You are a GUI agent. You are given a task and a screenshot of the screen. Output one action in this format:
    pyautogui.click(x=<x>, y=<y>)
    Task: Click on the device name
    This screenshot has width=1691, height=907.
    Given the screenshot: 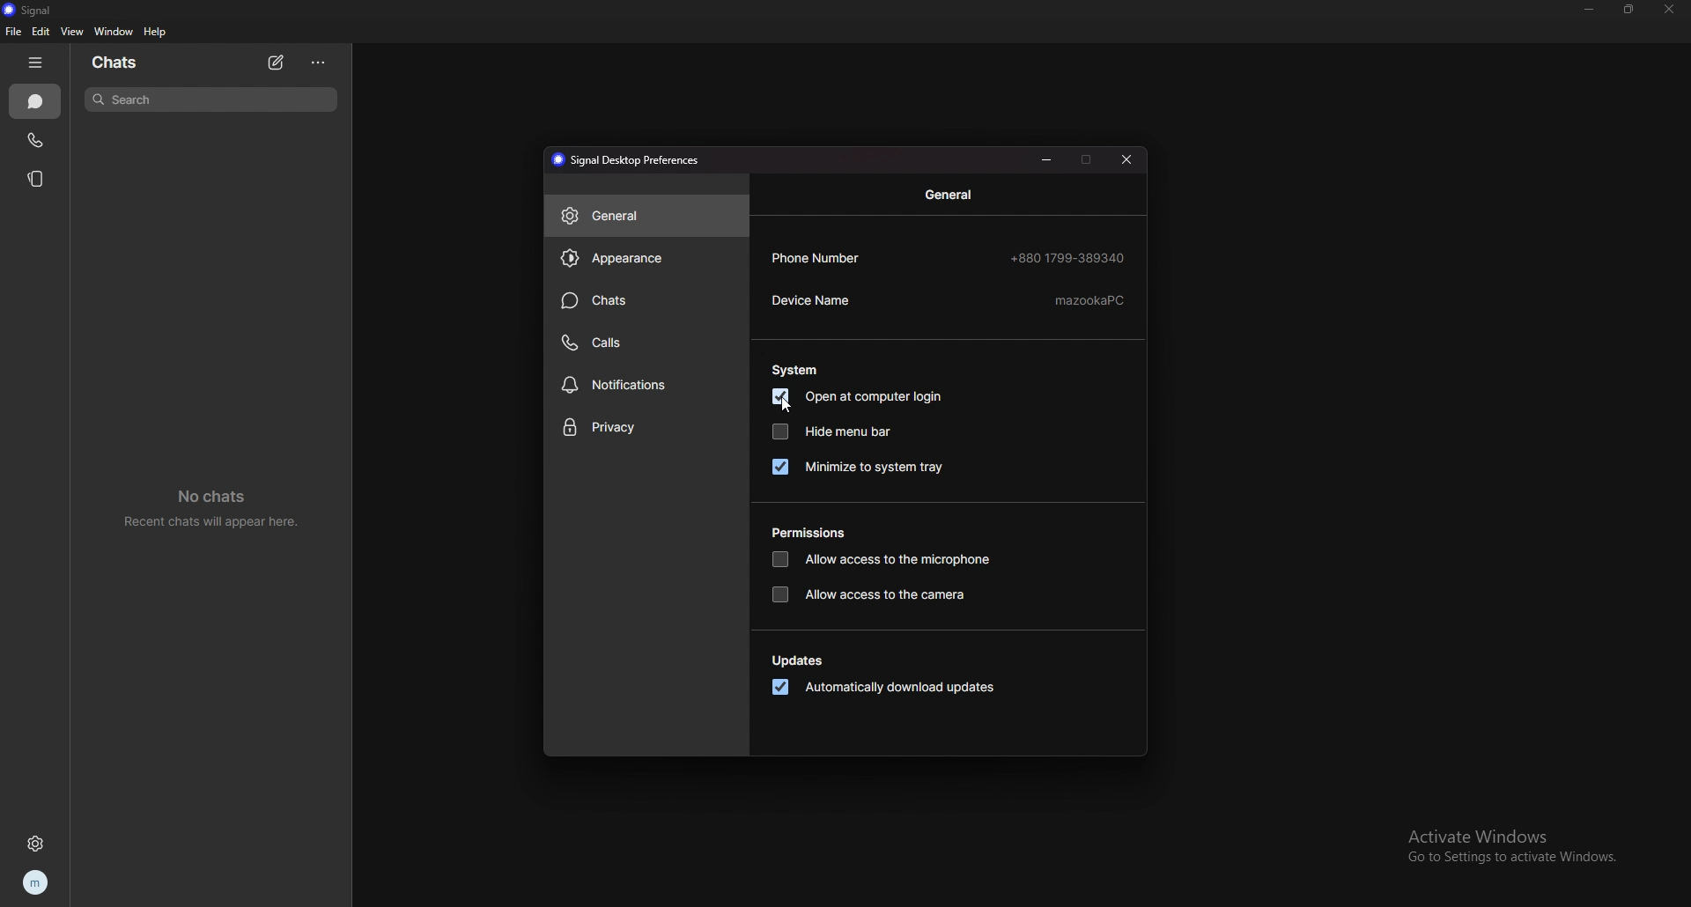 What is the action you would take?
    pyautogui.click(x=948, y=302)
    